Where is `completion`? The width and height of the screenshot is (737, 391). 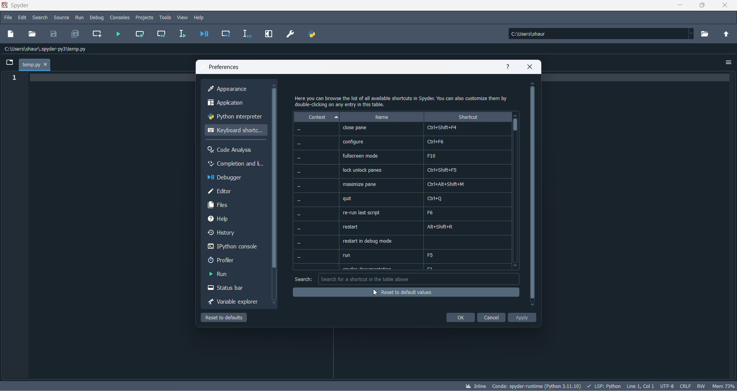 completion is located at coordinates (235, 164).